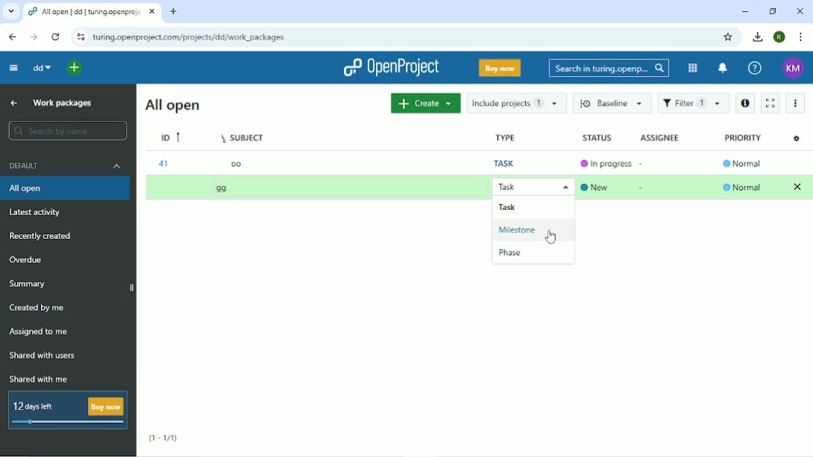  What do you see at coordinates (723, 68) in the screenshot?
I see `To notification center` at bounding box center [723, 68].